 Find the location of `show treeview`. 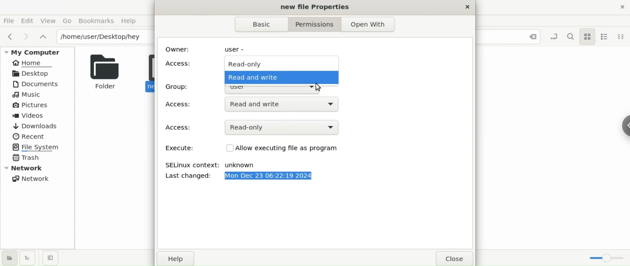

show treeview is located at coordinates (28, 257).